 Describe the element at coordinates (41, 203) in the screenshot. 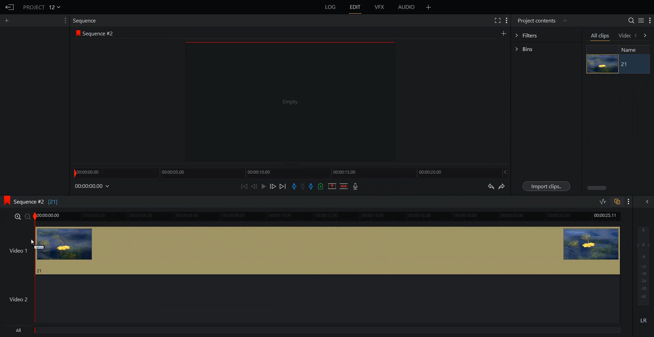

I see `Sequence 2 [21]` at that location.